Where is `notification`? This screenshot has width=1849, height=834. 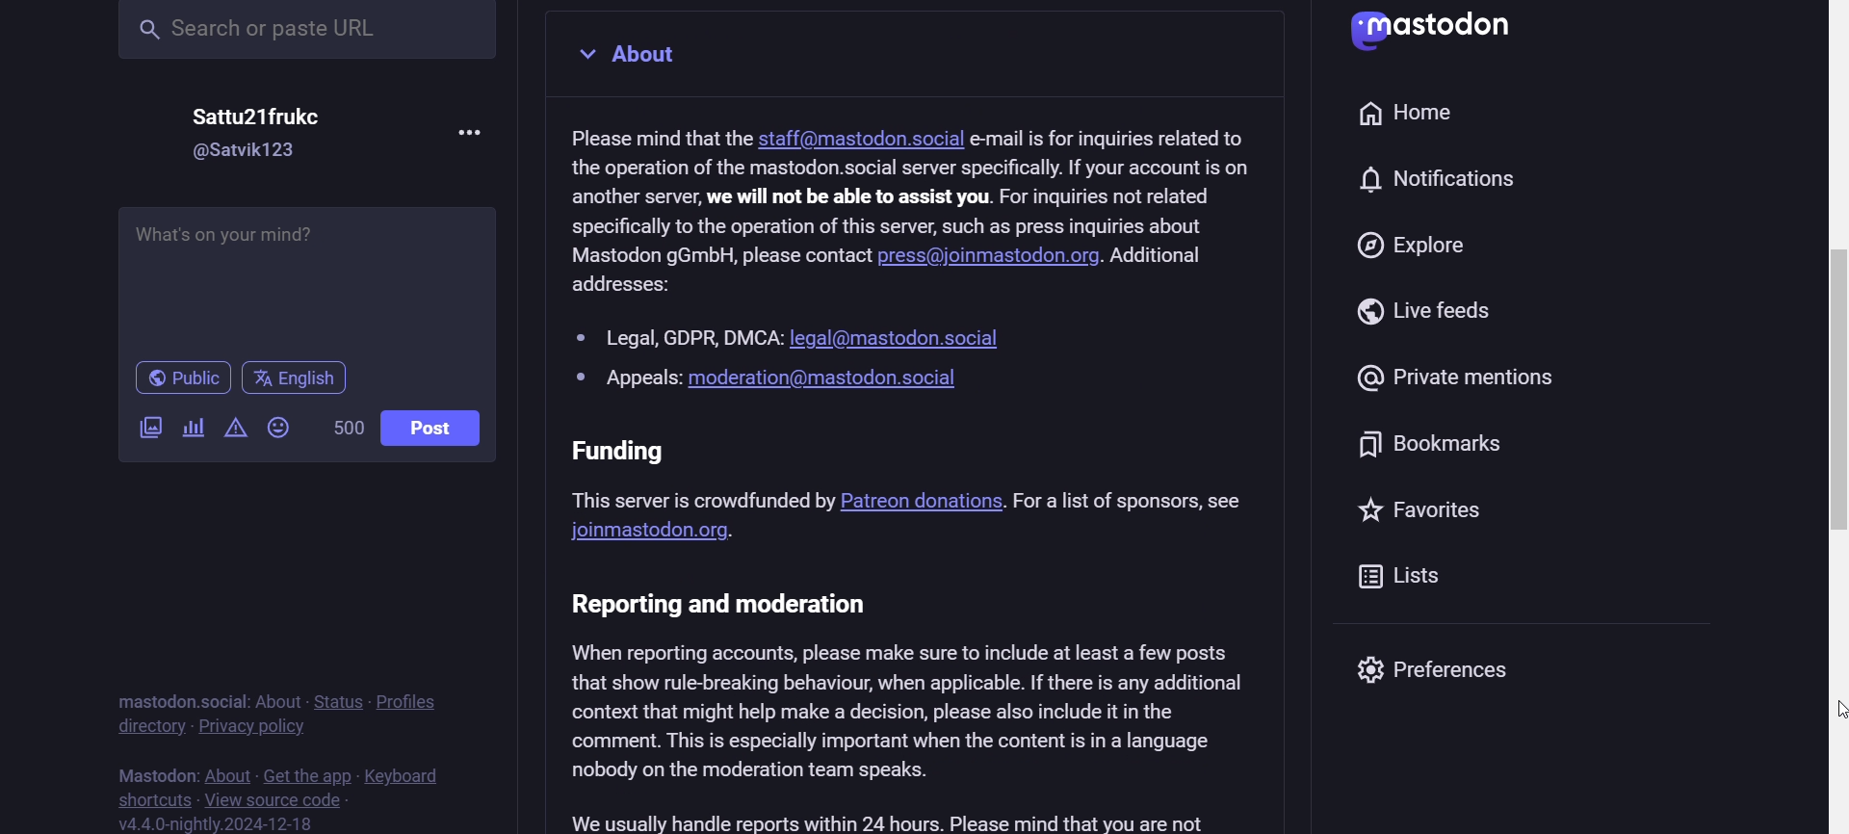 notification is located at coordinates (1450, 176).